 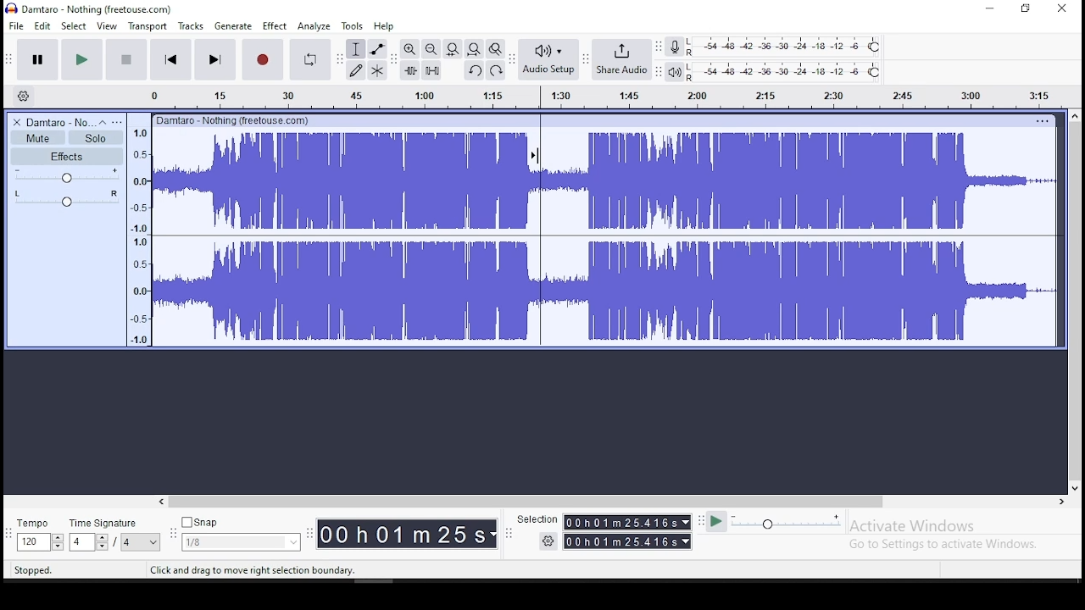 I want to click on stop, so click(x=125, y=58).